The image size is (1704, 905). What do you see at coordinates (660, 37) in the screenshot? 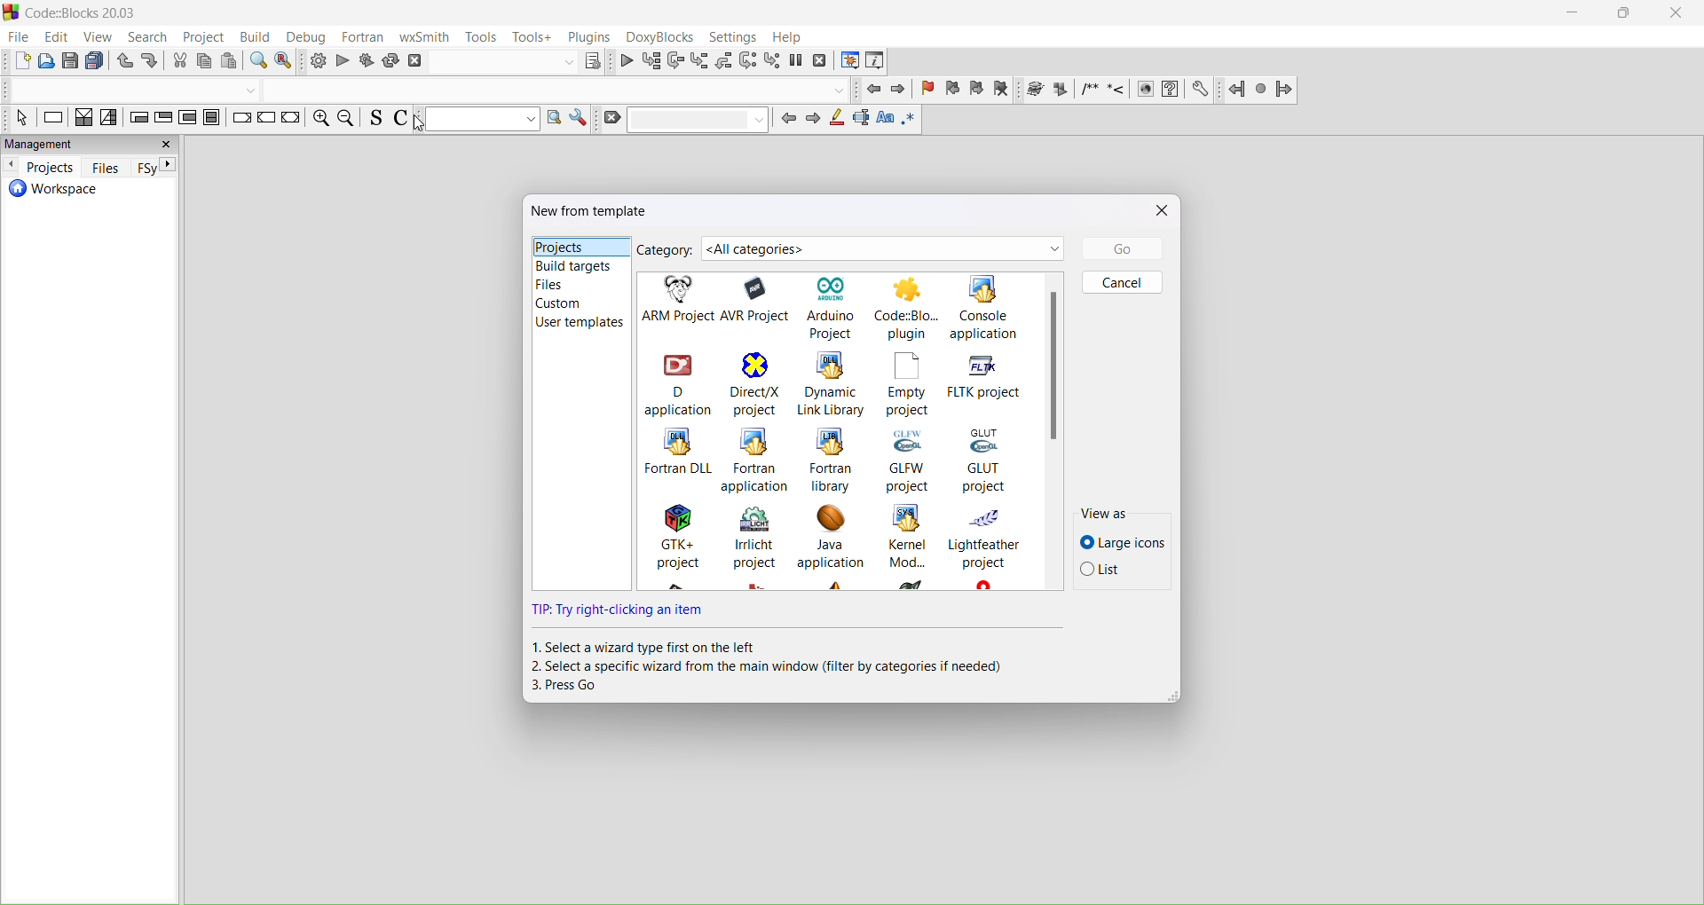
I see `Doxyblocks` at bounding box center [660, 37].